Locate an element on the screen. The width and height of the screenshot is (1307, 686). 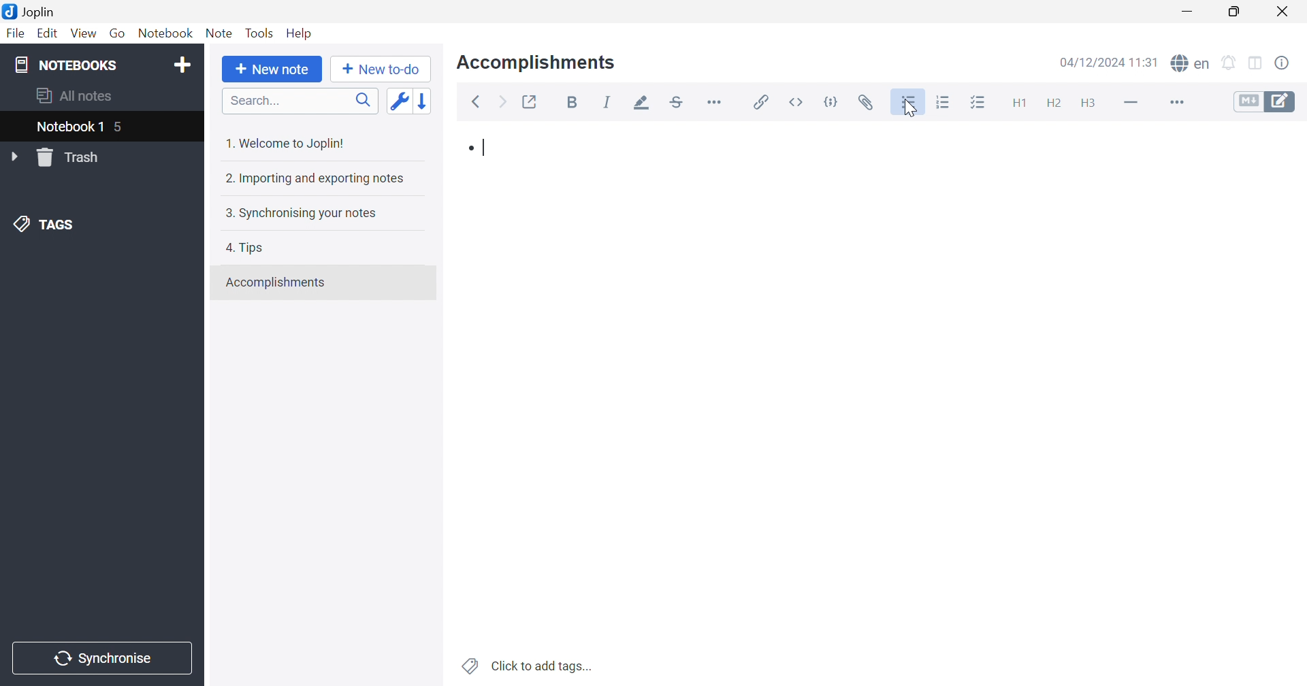
Add notebook is located at coordinates (182, 65).